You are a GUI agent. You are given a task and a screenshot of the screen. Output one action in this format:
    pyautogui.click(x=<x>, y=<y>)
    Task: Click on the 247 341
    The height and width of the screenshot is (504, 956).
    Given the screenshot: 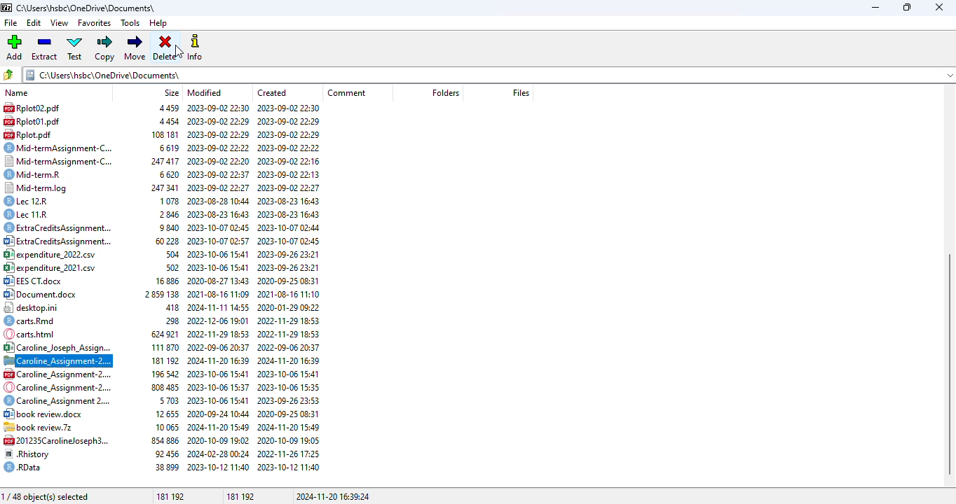 What is the action you would take?
    pyautogui.click(x=162, y=187)
    